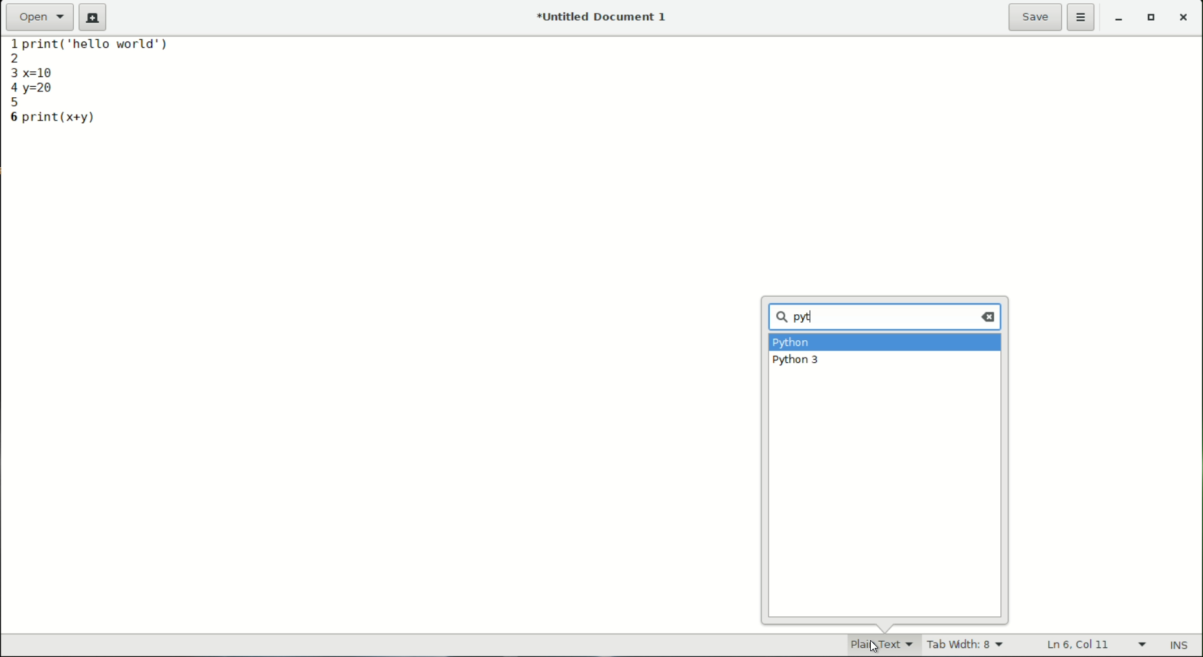  Describe the element at coordinates (605, 16) in the screenshot. I see `file name` at that location.